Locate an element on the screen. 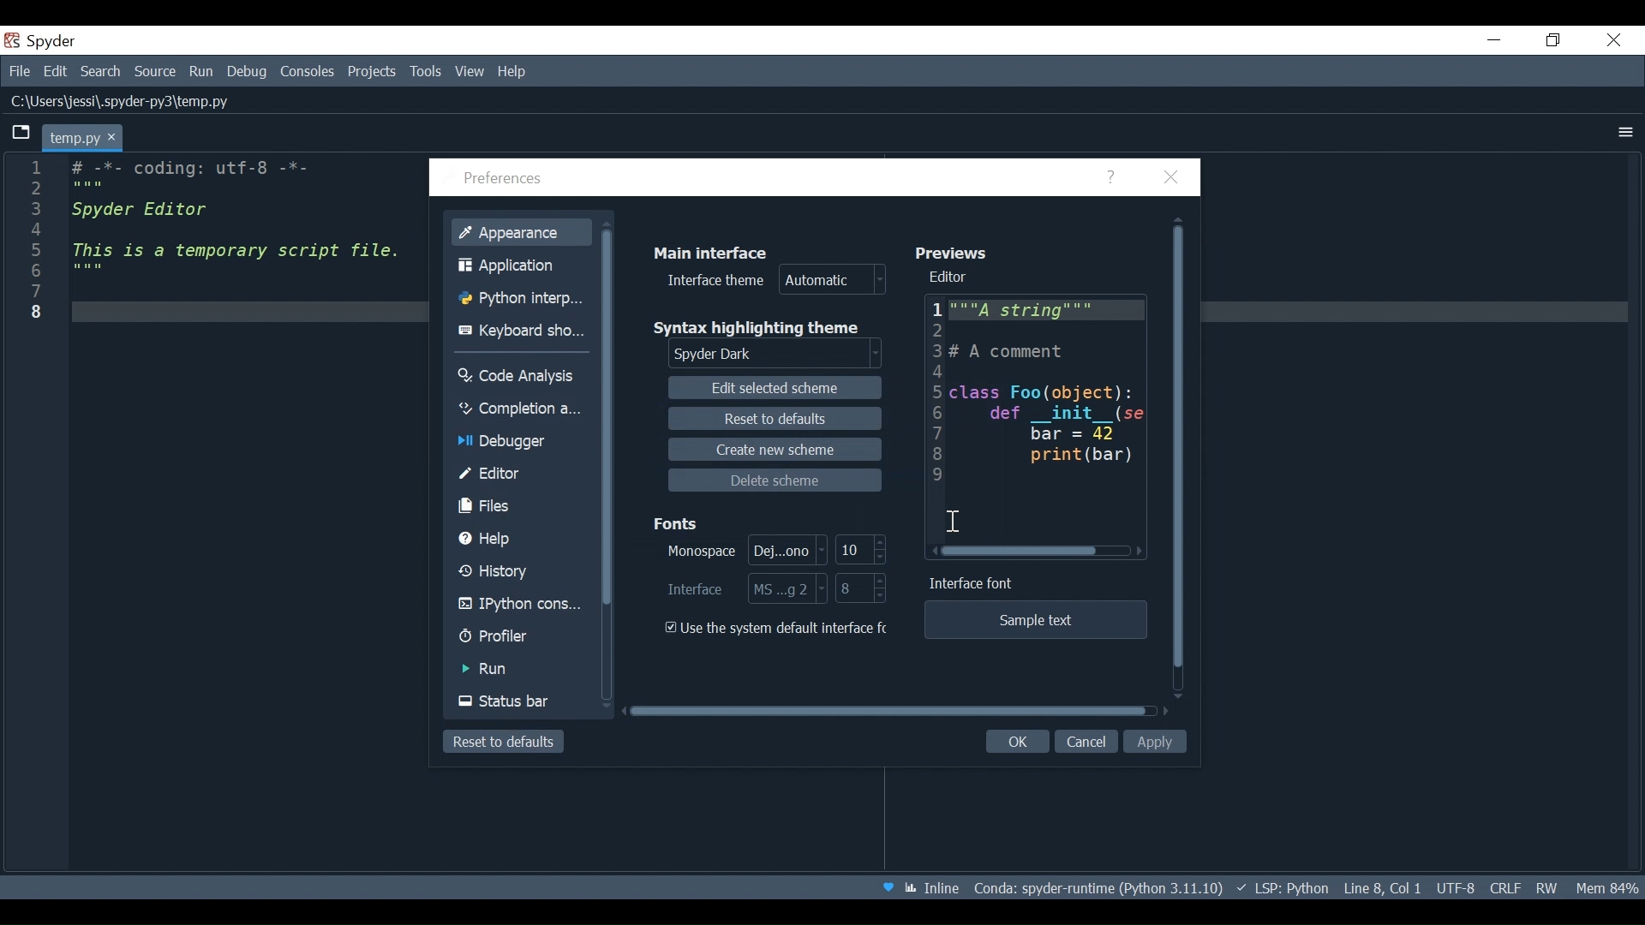  Completion Analysis is located at coordinates (520, 409).